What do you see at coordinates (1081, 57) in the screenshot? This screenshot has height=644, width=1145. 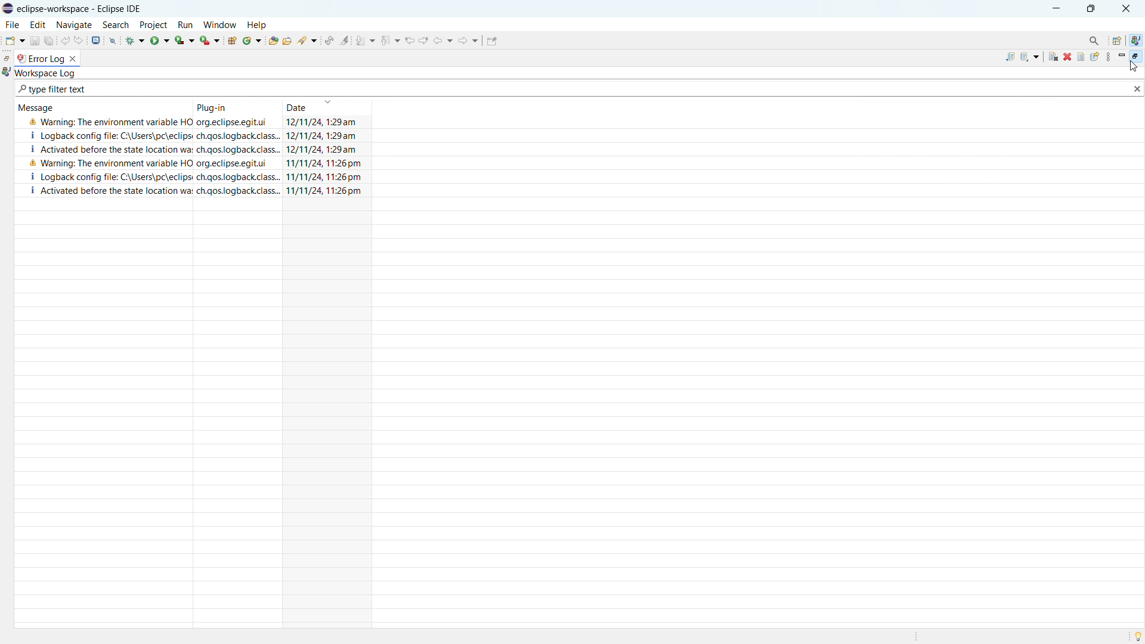 I see `open log` at bounding box center [1081, 57].